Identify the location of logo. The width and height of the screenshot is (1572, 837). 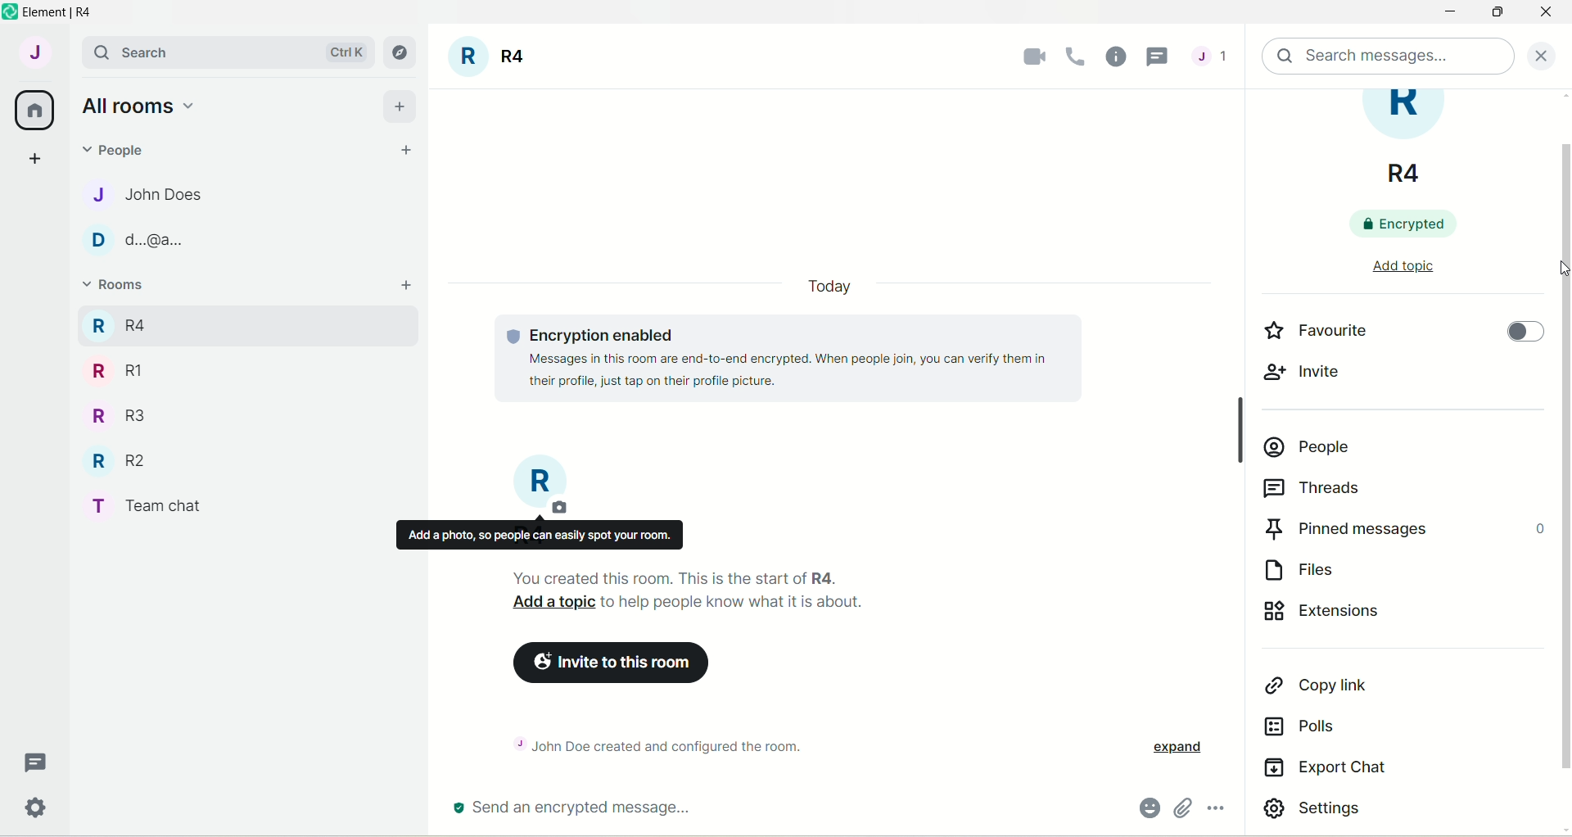
(10, 12).